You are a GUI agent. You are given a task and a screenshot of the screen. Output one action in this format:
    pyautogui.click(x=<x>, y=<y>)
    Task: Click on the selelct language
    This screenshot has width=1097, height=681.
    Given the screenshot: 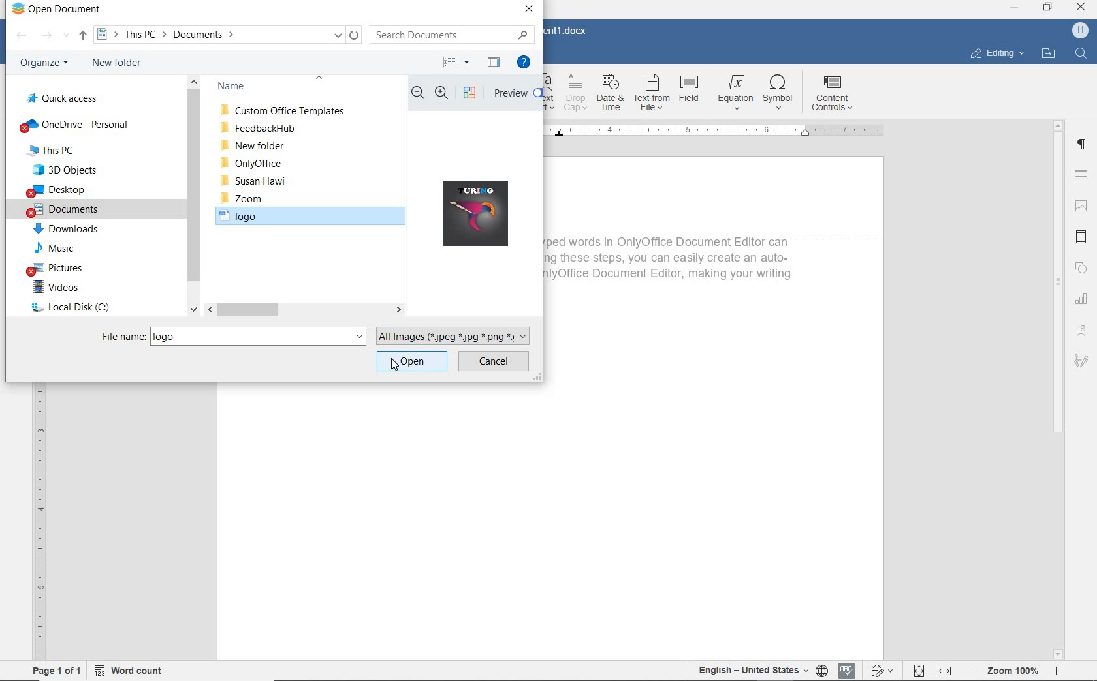 What is the action you would take?
    pyautogui.click(x=823, y=671)
    